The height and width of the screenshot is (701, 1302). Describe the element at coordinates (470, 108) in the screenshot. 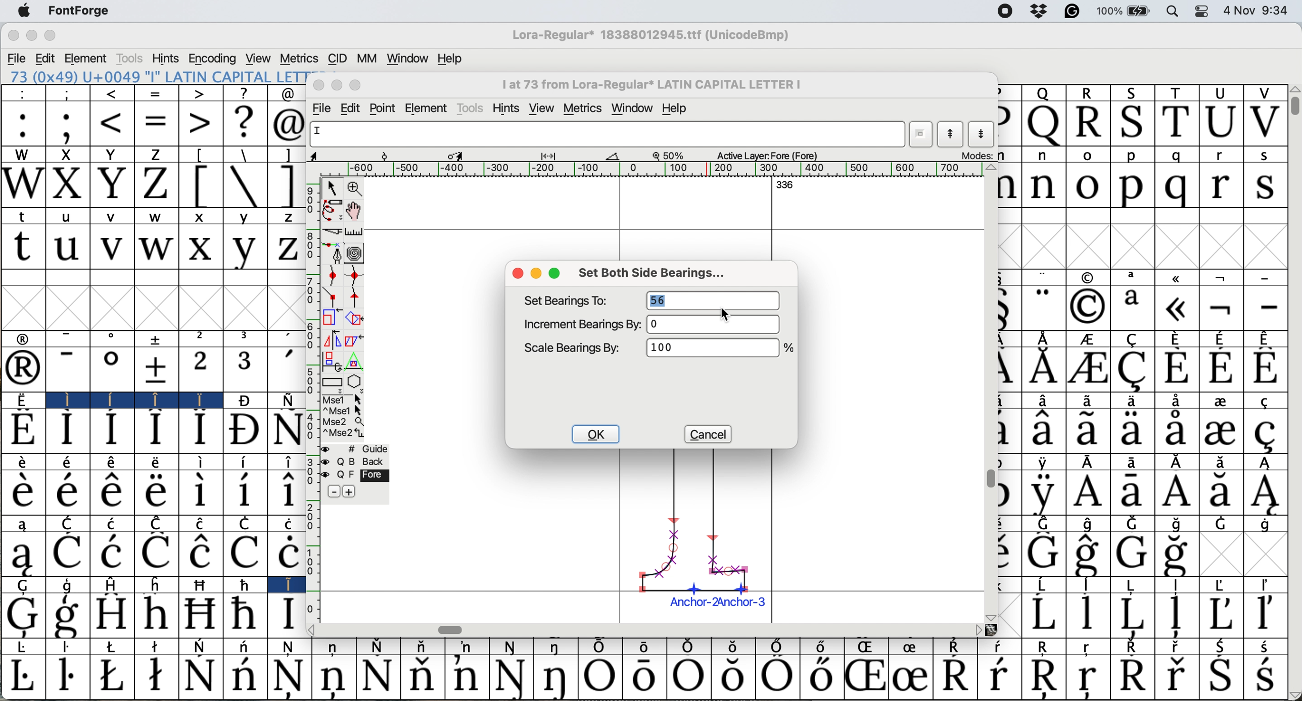

I see `tools` at that location.